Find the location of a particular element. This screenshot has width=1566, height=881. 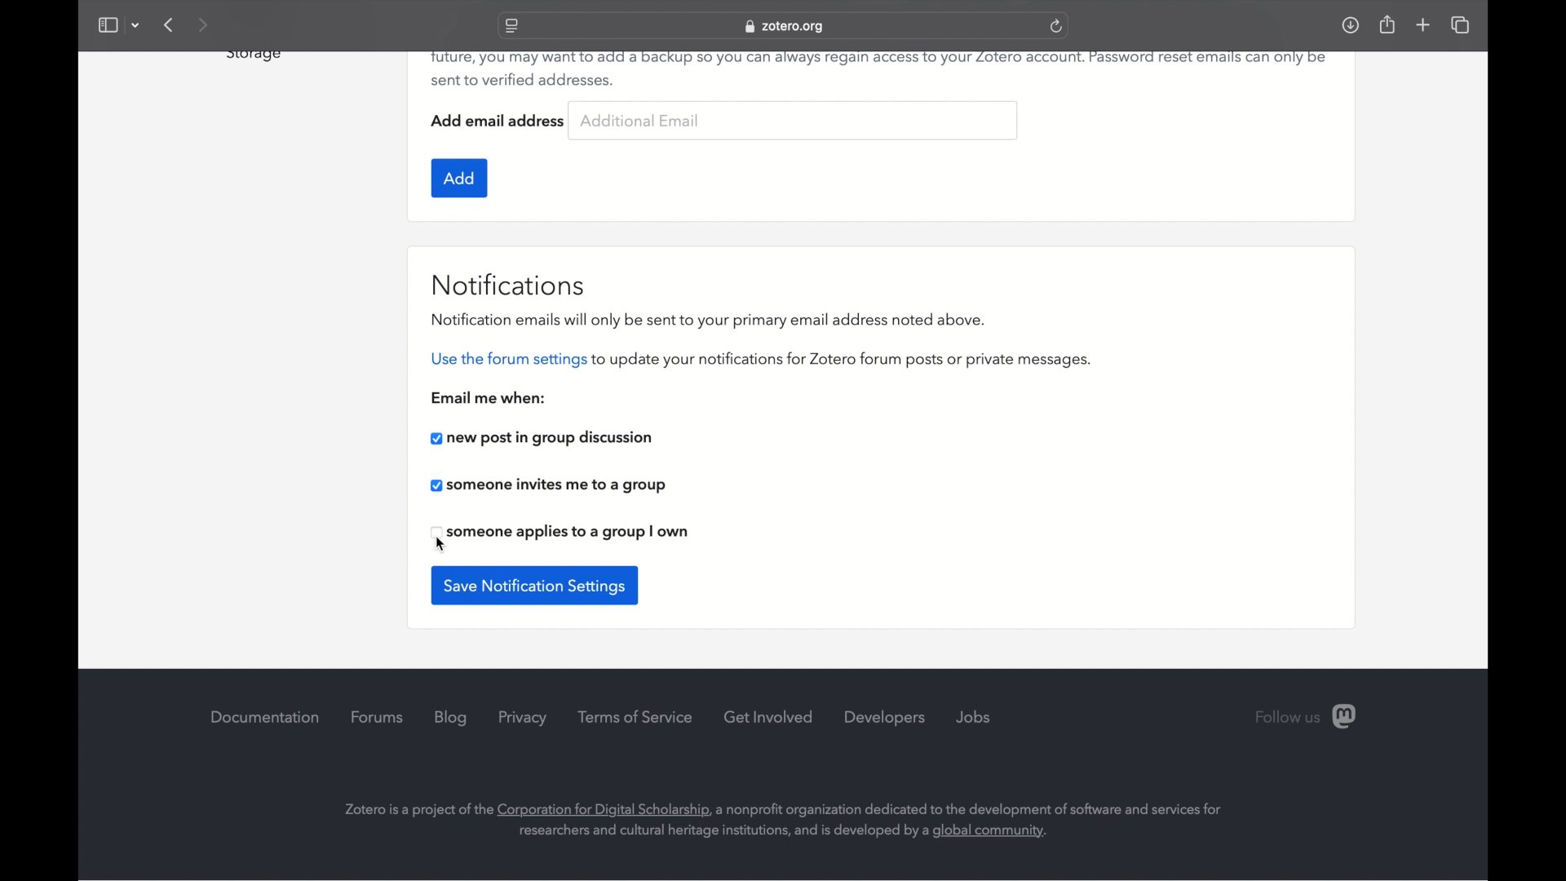

share is located at coordinates (1386, 24).